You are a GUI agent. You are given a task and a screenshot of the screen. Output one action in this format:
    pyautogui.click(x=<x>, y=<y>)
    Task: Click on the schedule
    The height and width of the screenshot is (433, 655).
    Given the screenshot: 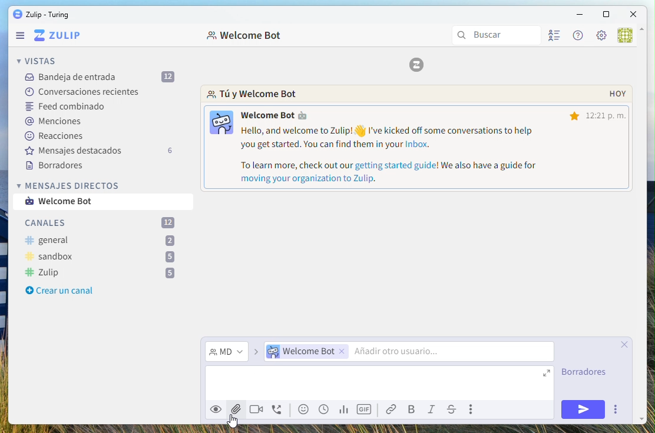 What is the action you would take?
    pyautogui.click(x=324, y=409)
    